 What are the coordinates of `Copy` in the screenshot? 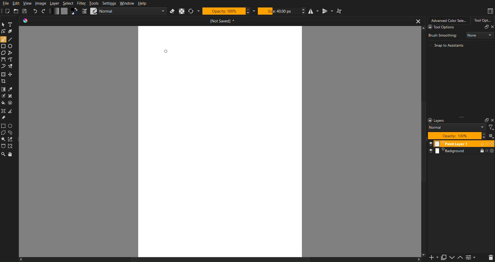 It's located at (444, 258).